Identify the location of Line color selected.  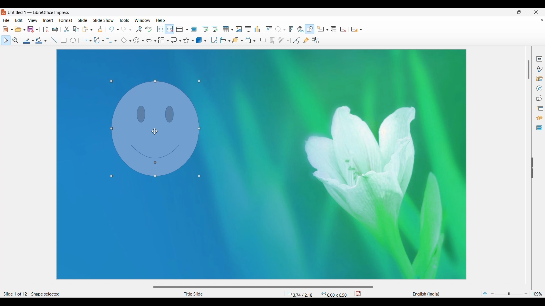
(27, 41).